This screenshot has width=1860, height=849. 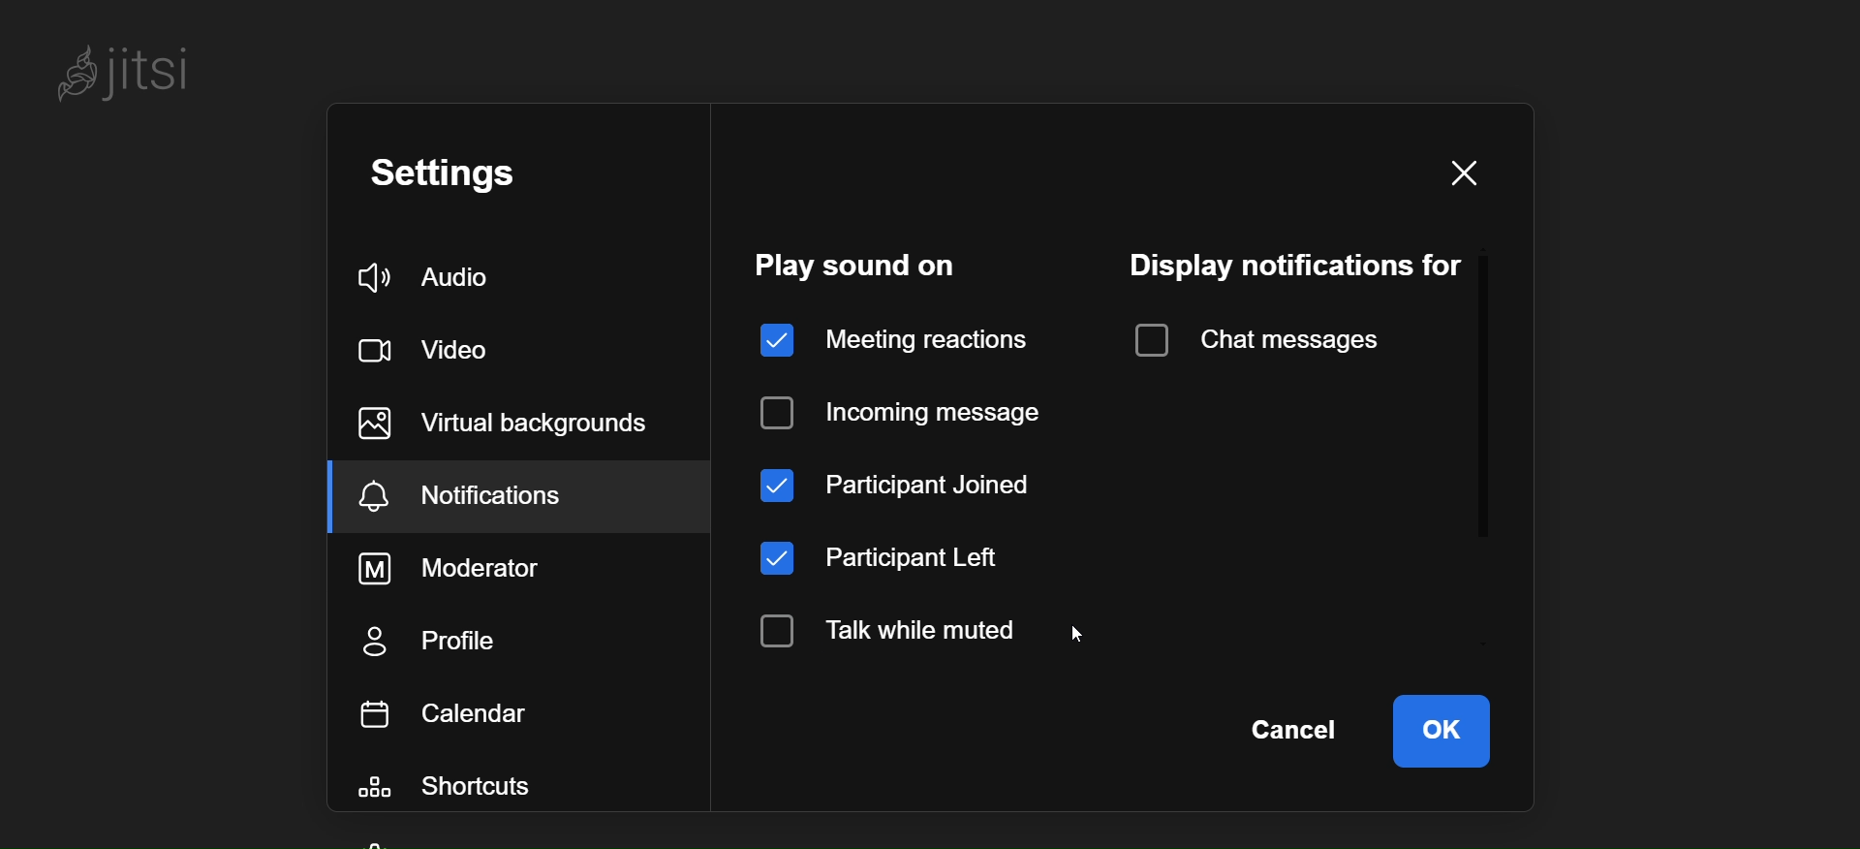 What do you see at coordinates (463, 640) in the screenshot?
I see `profile` at bounding box center [463, 640].